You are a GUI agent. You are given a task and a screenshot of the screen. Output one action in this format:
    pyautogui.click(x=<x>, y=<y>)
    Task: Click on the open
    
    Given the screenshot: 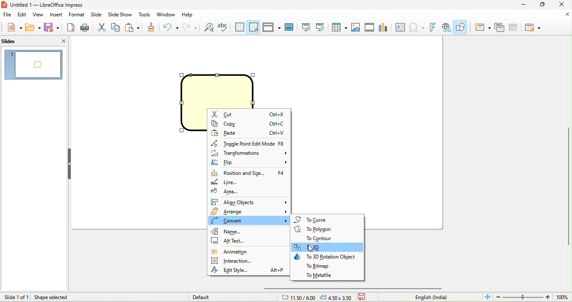 What is the action you would take?
    pyautogui.click(x=32, y=27)
    